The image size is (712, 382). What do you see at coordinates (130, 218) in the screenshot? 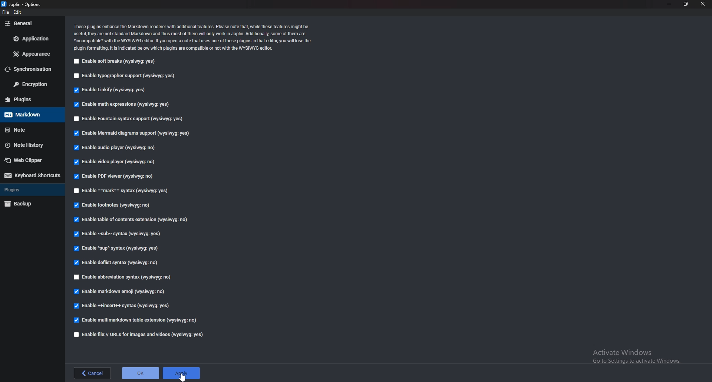
I see `Enable table of contents extension` at bounding box center [130, 218].